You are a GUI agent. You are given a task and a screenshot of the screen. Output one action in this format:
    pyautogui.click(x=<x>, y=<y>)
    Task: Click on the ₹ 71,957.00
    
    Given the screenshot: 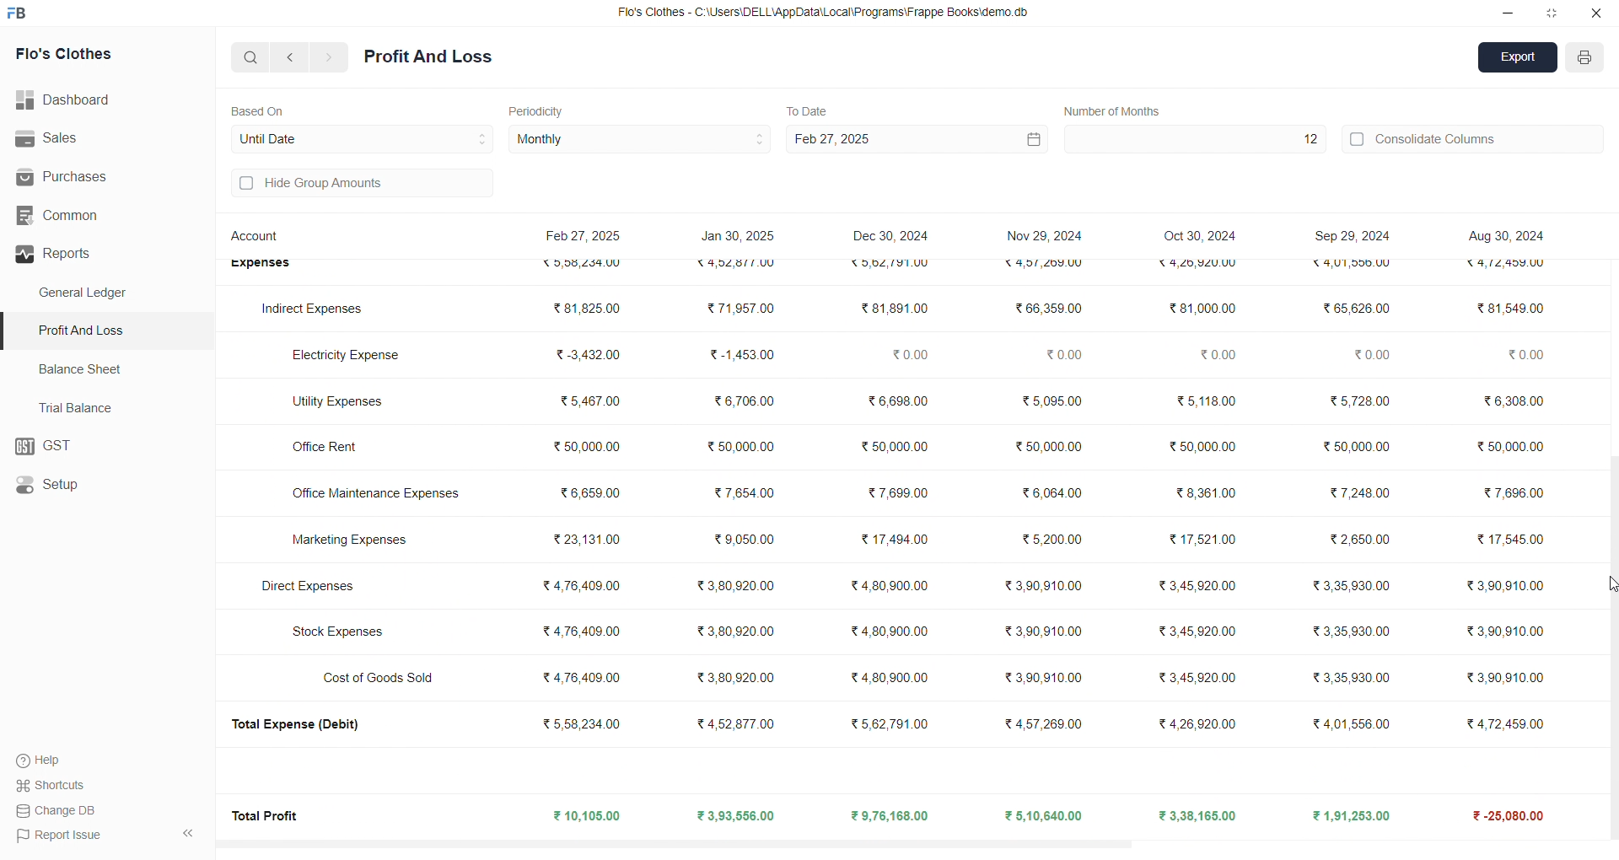 What is the action you would take?
    pyautogui.click(x=740, y=309)
    